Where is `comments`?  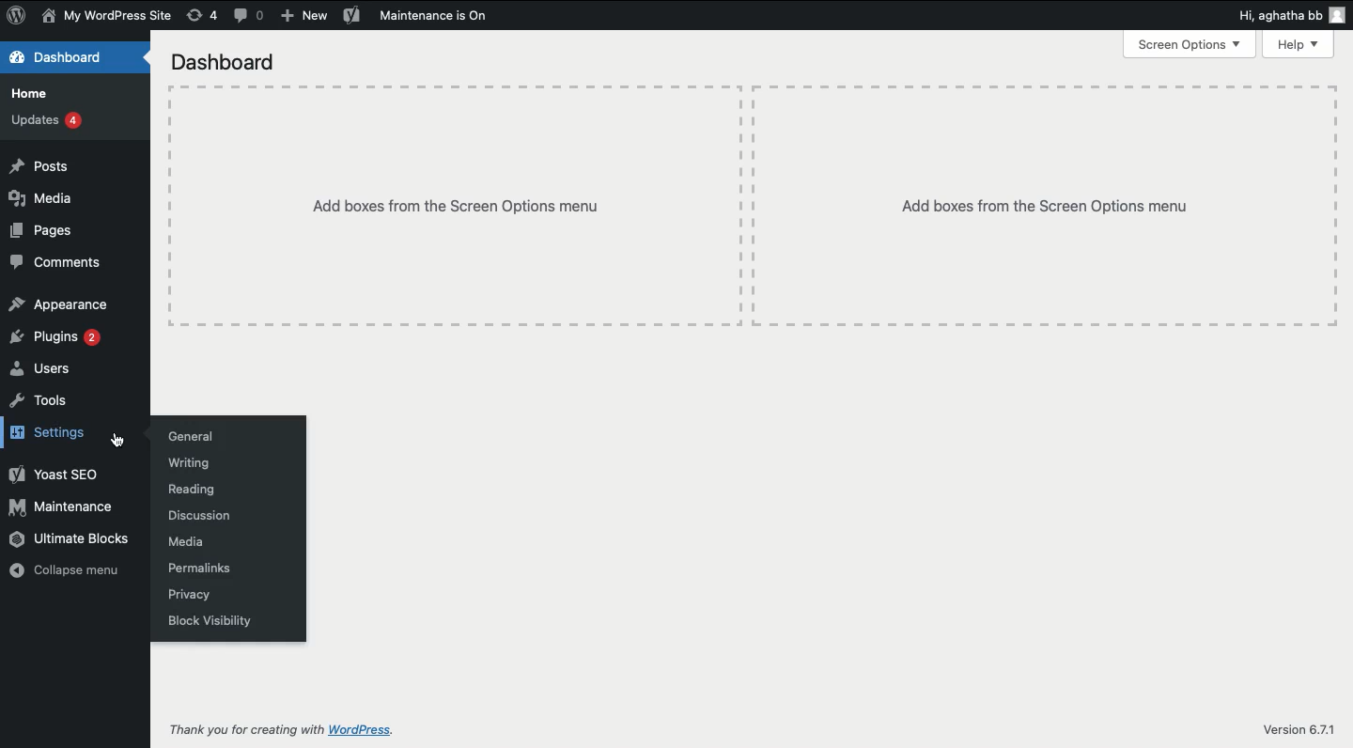
comments is located at coordinates (58, 262).